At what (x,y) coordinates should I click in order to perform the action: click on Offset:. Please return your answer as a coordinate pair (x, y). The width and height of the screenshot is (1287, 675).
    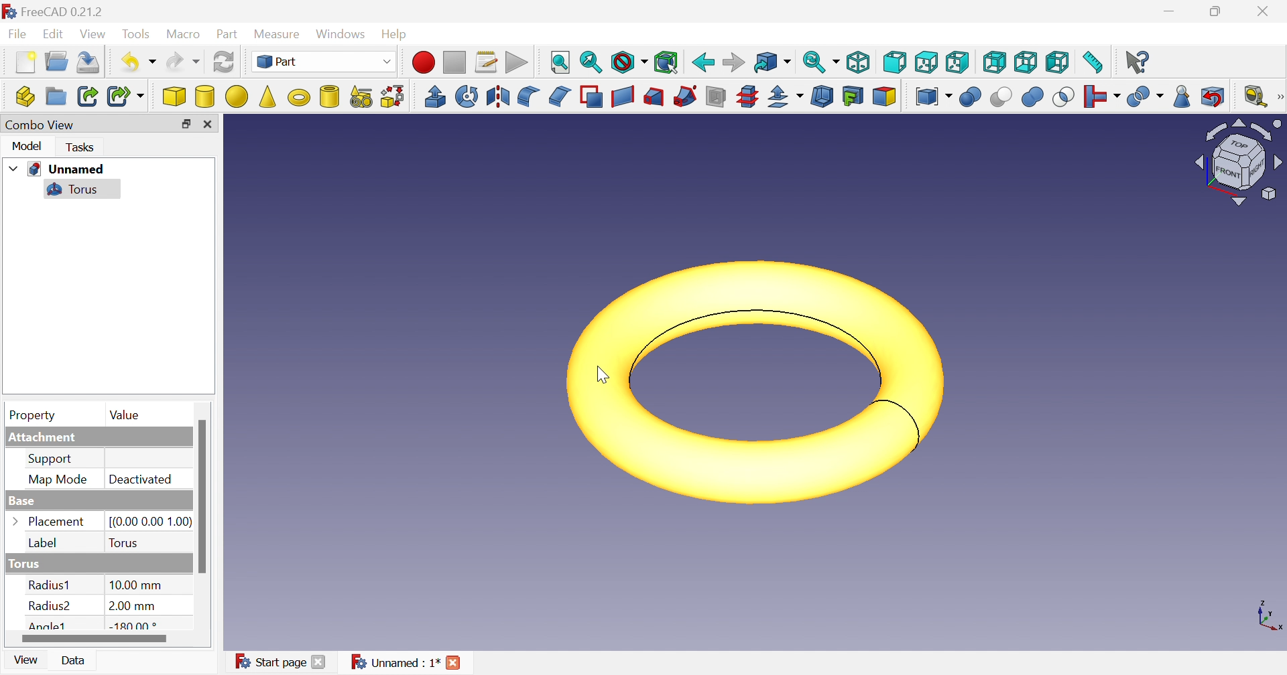
    Looking at the image, I should click on (786, 97).